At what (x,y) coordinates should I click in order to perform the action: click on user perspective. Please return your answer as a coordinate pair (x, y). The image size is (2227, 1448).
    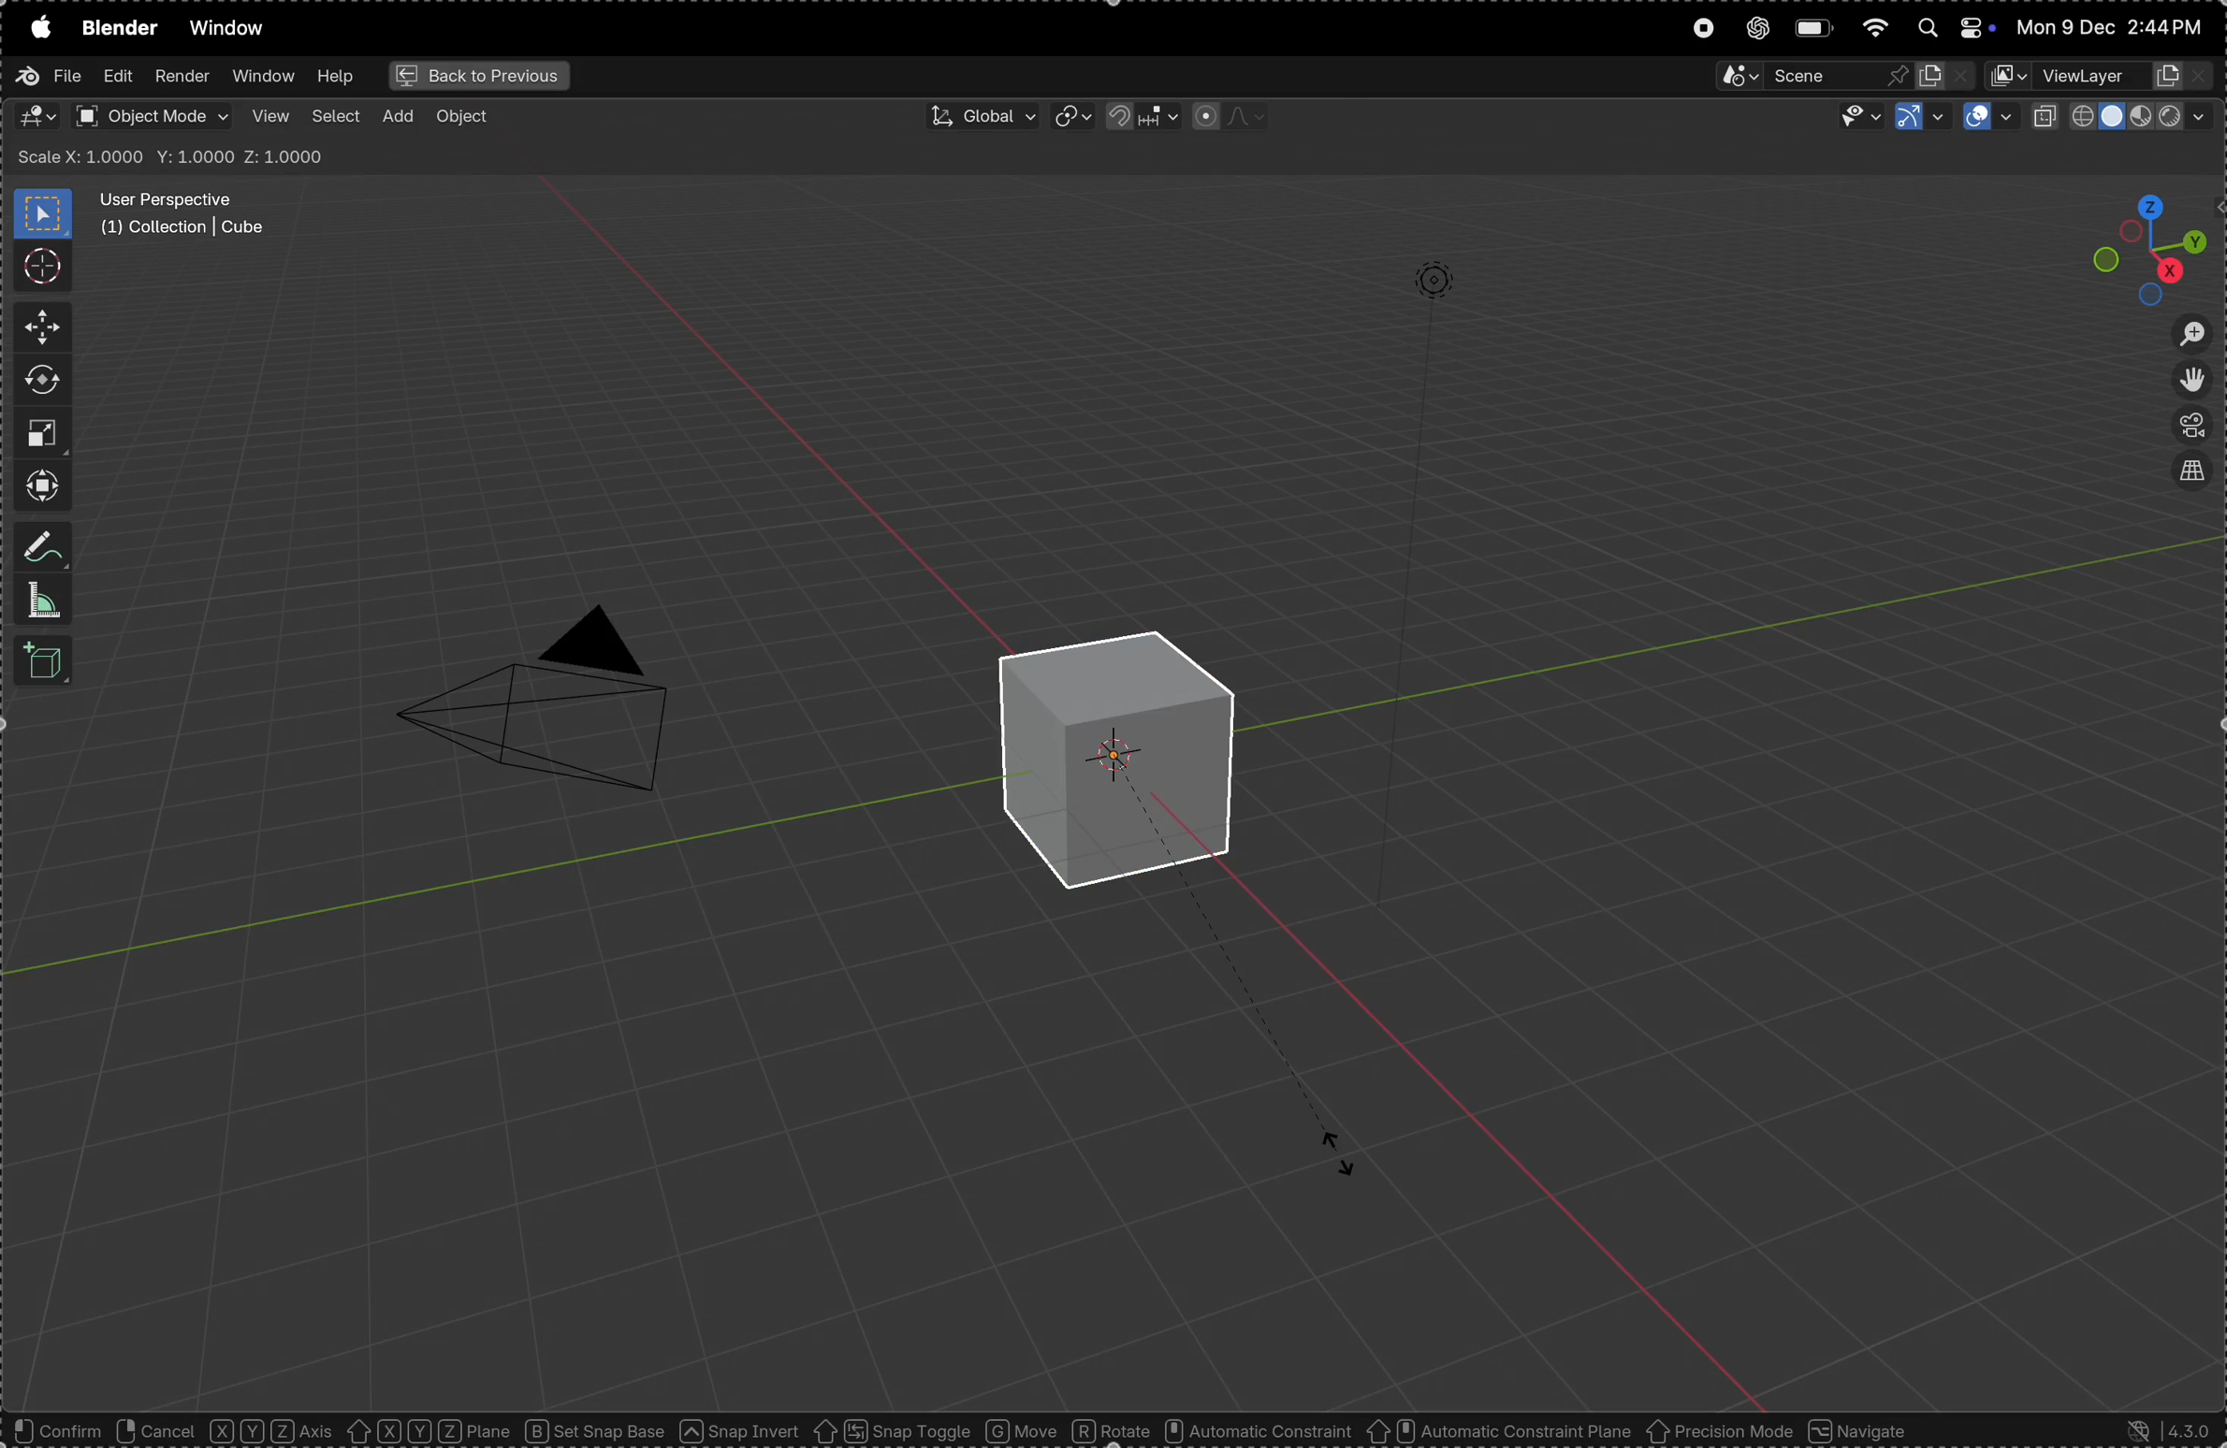
    Looking at the image, I should click on (191, 216).